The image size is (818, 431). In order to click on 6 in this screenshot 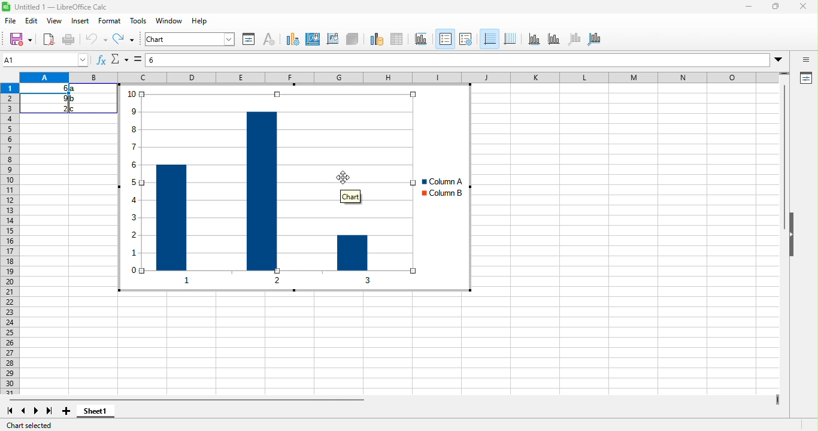, I will do `click(59, 88)`.